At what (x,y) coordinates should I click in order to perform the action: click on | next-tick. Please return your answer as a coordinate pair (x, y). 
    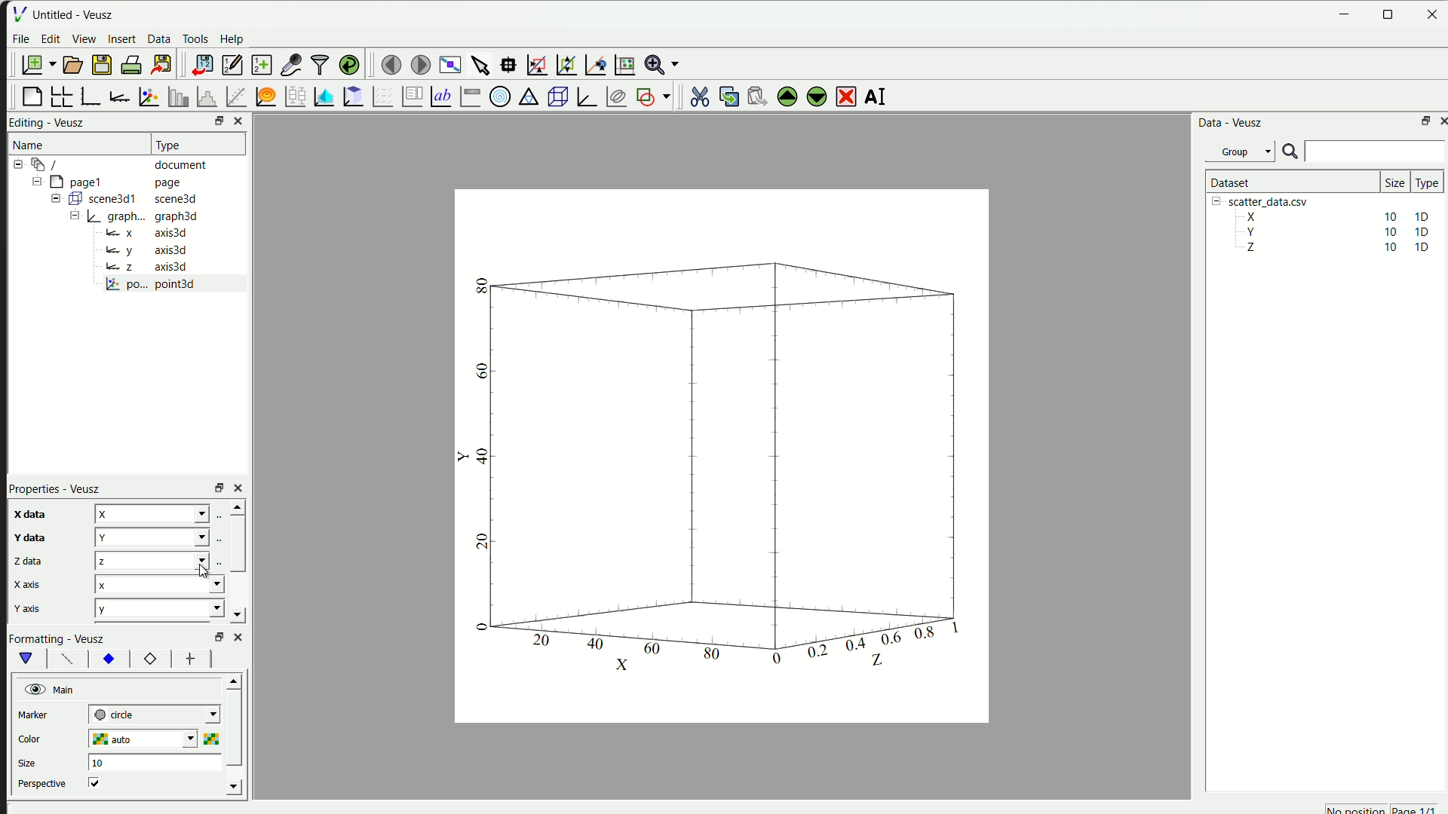
    Looking at the image, I should click on (161, 716).